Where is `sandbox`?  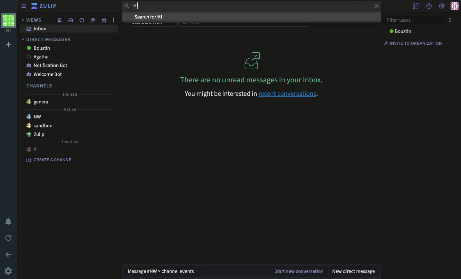 sandbox is located at coordinates (41, 126).